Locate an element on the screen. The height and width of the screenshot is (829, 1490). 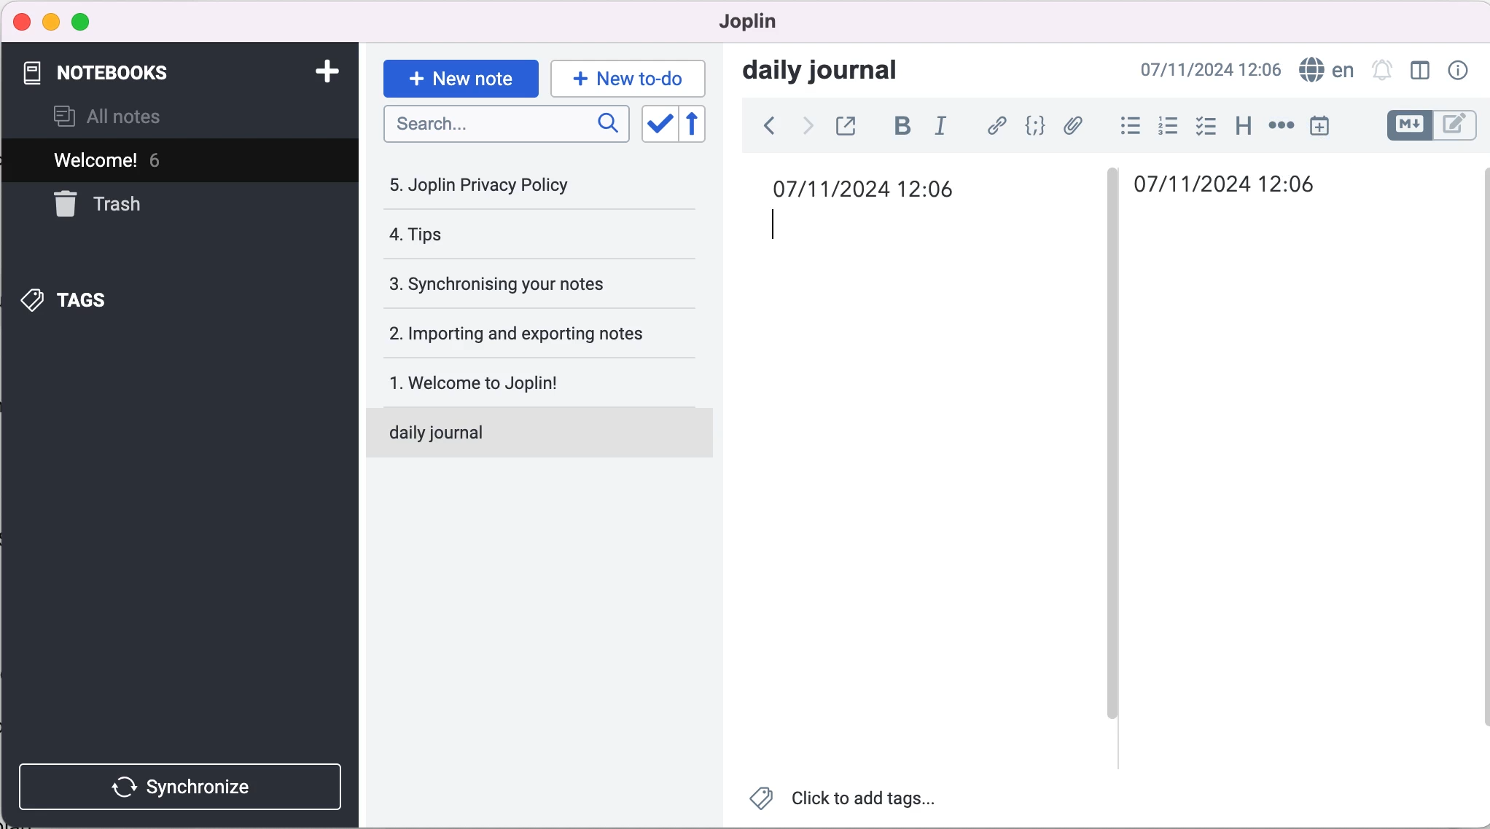
set alarm is located at coordinates (1380, 73).